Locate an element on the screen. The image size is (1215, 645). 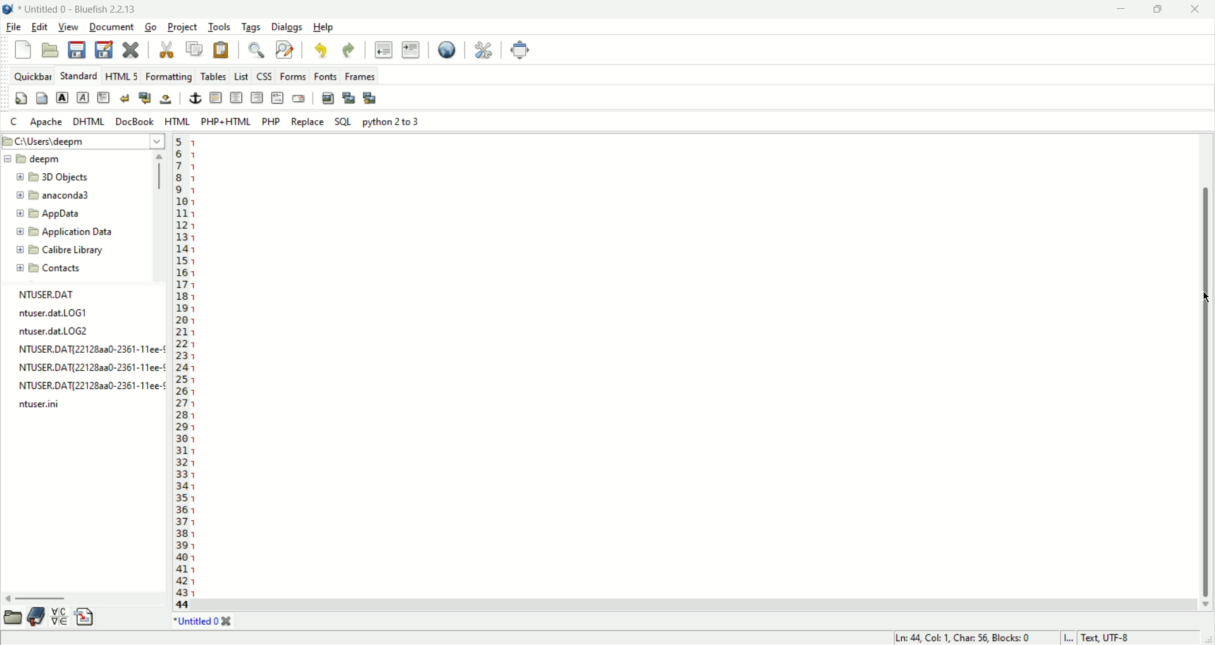
fonts is located at coordinates (325, 75).